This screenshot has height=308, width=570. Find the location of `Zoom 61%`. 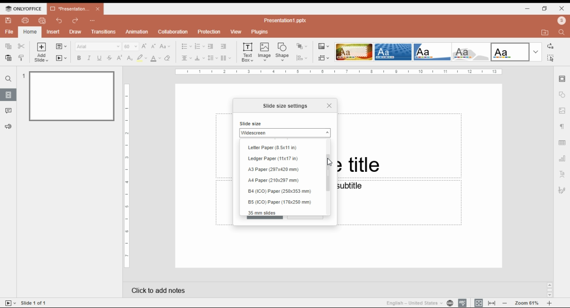

Zoom 61% is located at coordinates (528, 302).